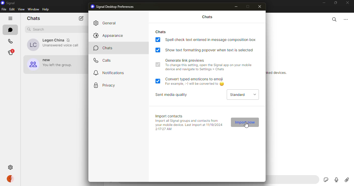  I want to click on close, so click(261, 6).